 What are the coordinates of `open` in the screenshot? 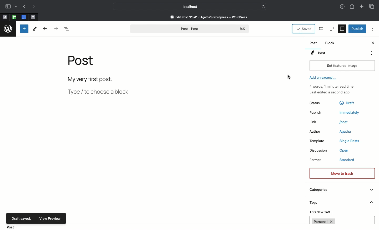 It's located at (345, 151).